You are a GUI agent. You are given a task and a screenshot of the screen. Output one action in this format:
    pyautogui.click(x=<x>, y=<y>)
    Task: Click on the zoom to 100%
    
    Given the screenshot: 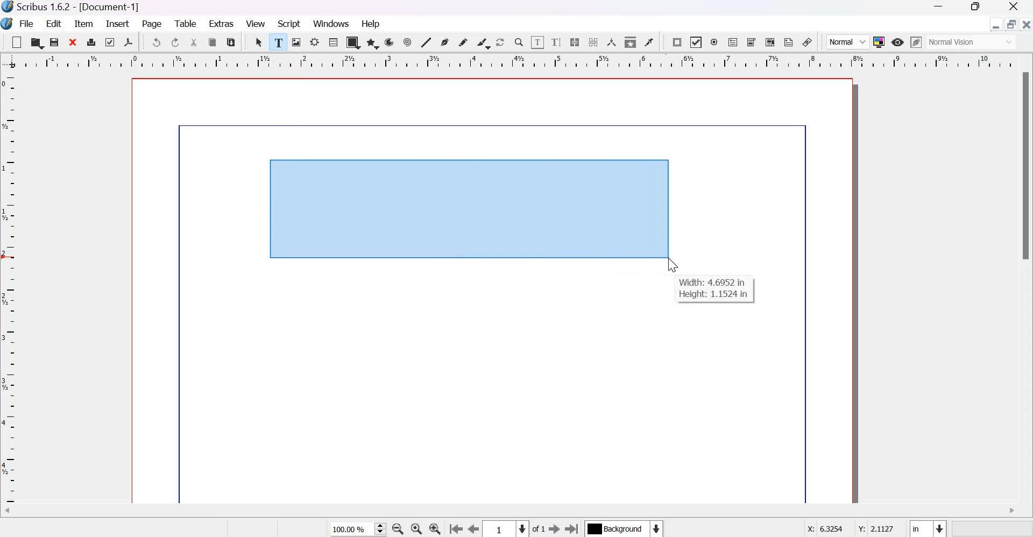 What is the action you would take?
    pyautogui.click(x=418, y=529)
    